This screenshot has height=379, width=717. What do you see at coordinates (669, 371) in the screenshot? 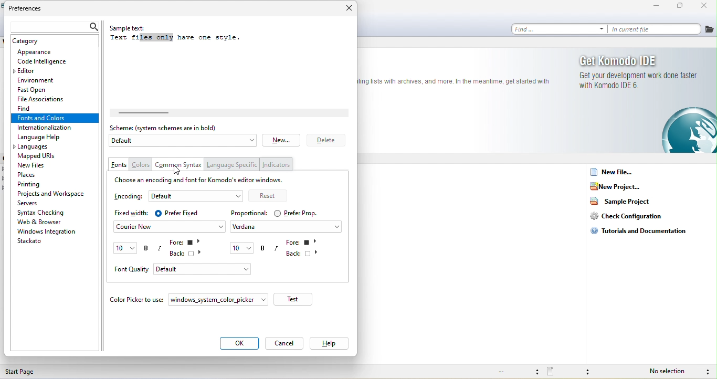
I see `no selection` at bounding box center [669, 371].